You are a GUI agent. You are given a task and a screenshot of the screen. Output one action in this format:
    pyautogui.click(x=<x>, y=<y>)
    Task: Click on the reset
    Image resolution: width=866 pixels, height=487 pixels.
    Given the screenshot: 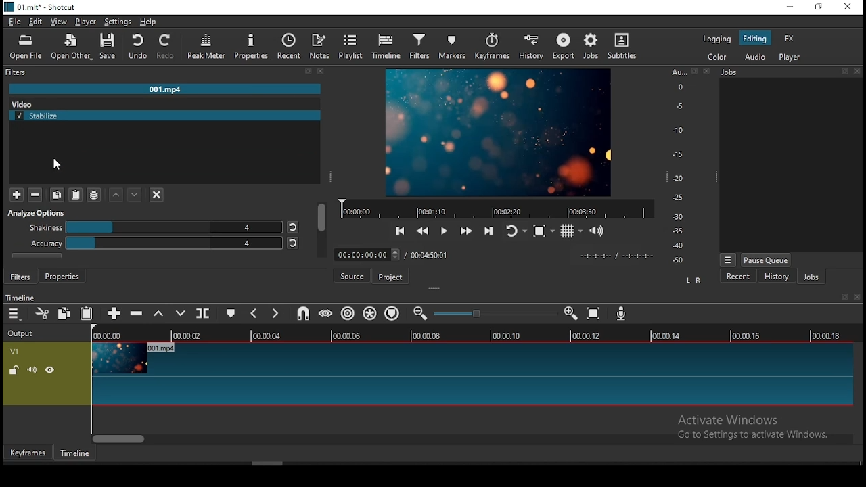 What is the action you would take?
    pyautogui.click(x=292, y=227)
    